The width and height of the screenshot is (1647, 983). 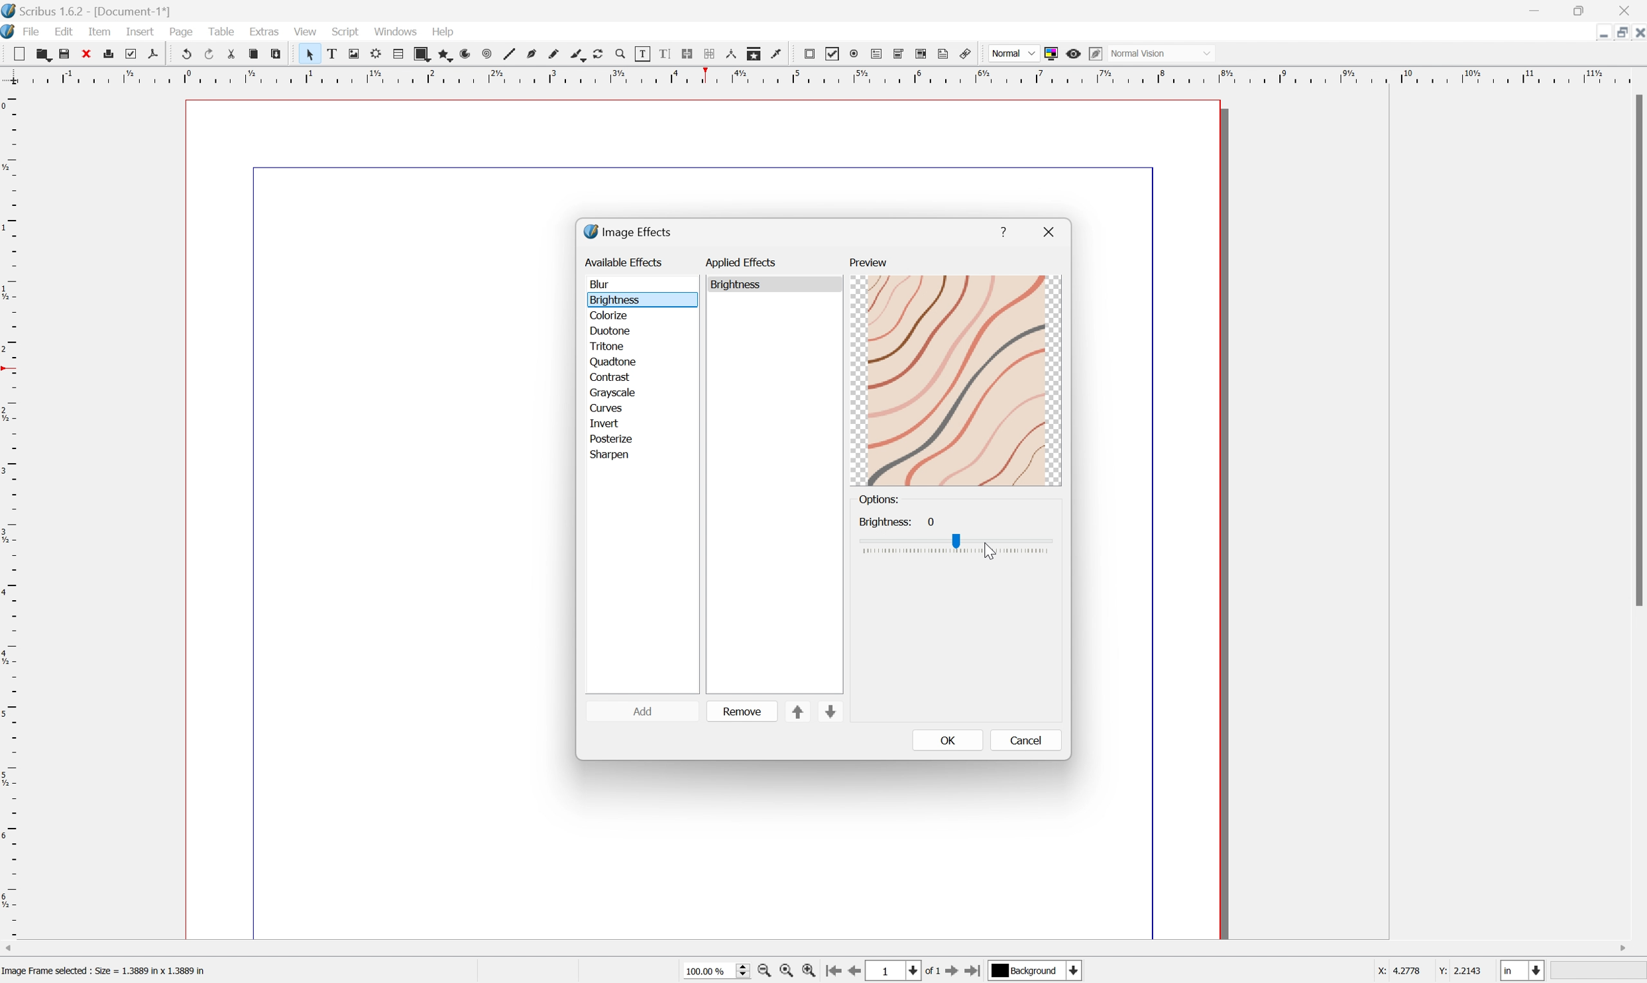 What do you see at coordinates (277, 52) in the screenshot?
I see `Paste` at bounding box center [277, 52].